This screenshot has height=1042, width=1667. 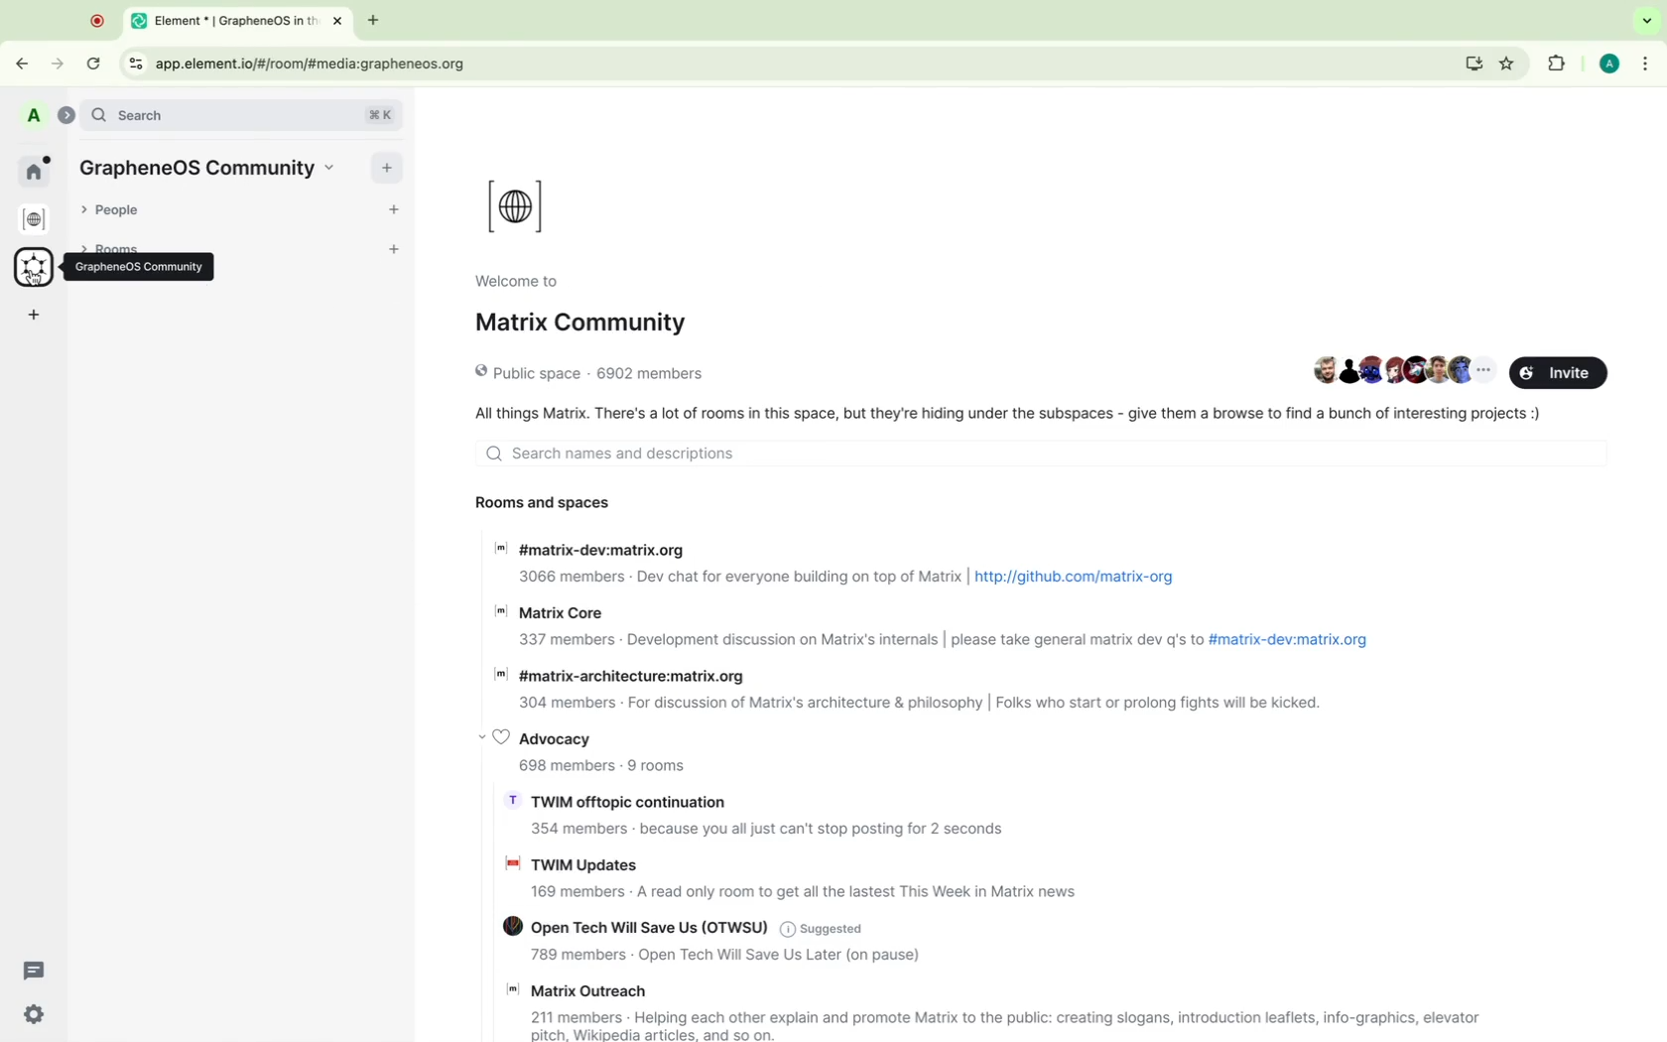 What do you see at coordinates (998, 1026) in the screenshot?
I see `211 members - Helping each other explain and promote matrix to the public; creating slogans, introduction leaflets, info-graphics, elevator pitch, Wikipedia articles, and so on` at bounding box center [998, 1026].